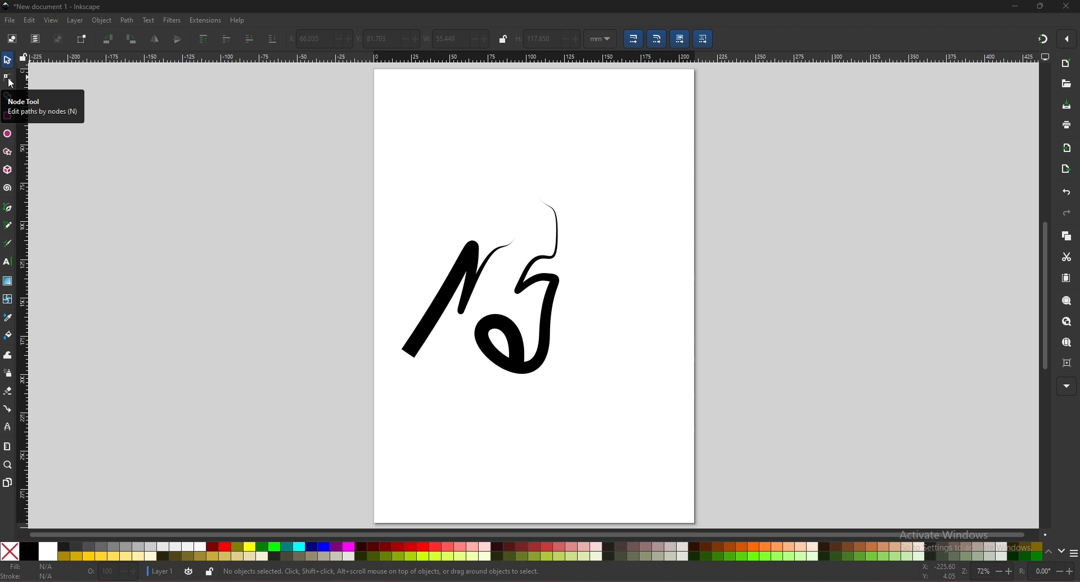 The image size is (1080, 582). I want to click on open, so click(1066, 84).